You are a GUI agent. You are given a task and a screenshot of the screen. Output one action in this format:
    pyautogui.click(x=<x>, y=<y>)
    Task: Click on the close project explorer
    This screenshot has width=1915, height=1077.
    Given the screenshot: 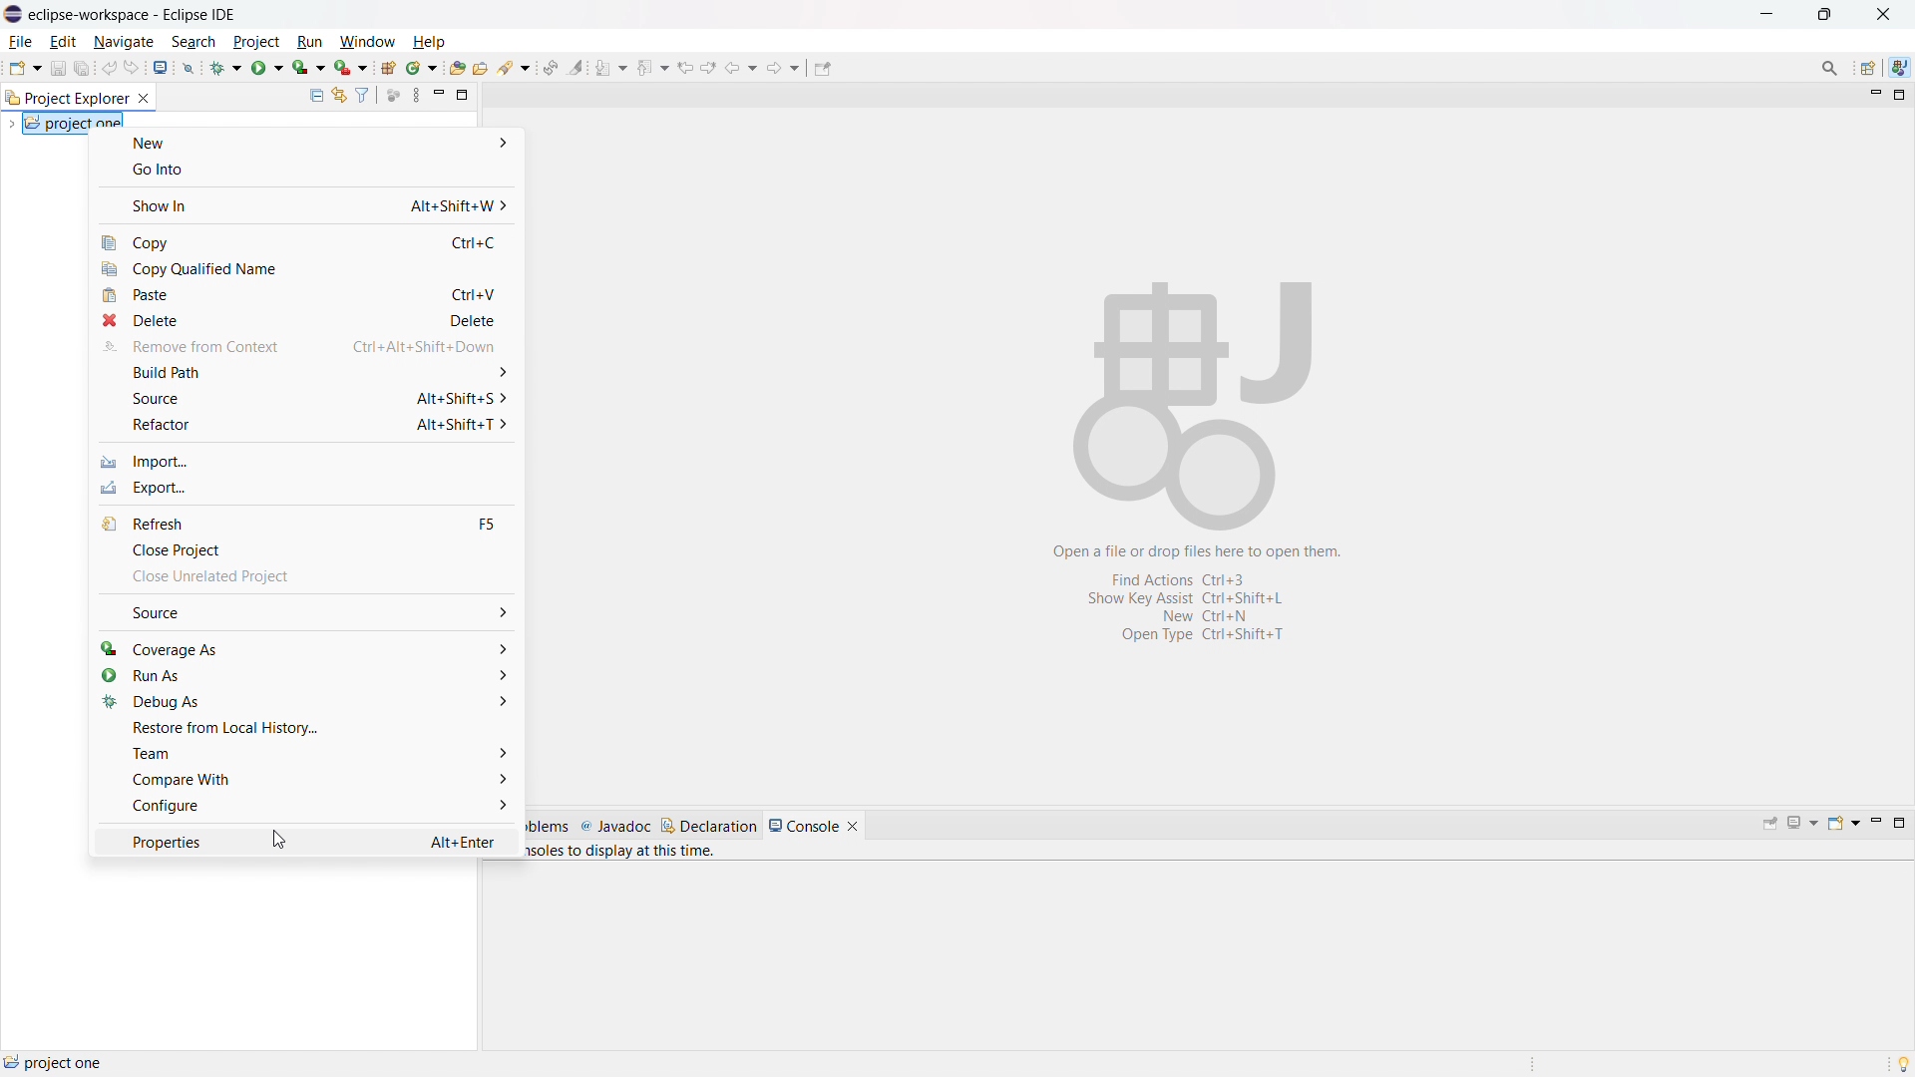 What is the action you would take?
    pyautogui.click(x=144, y=99)
    